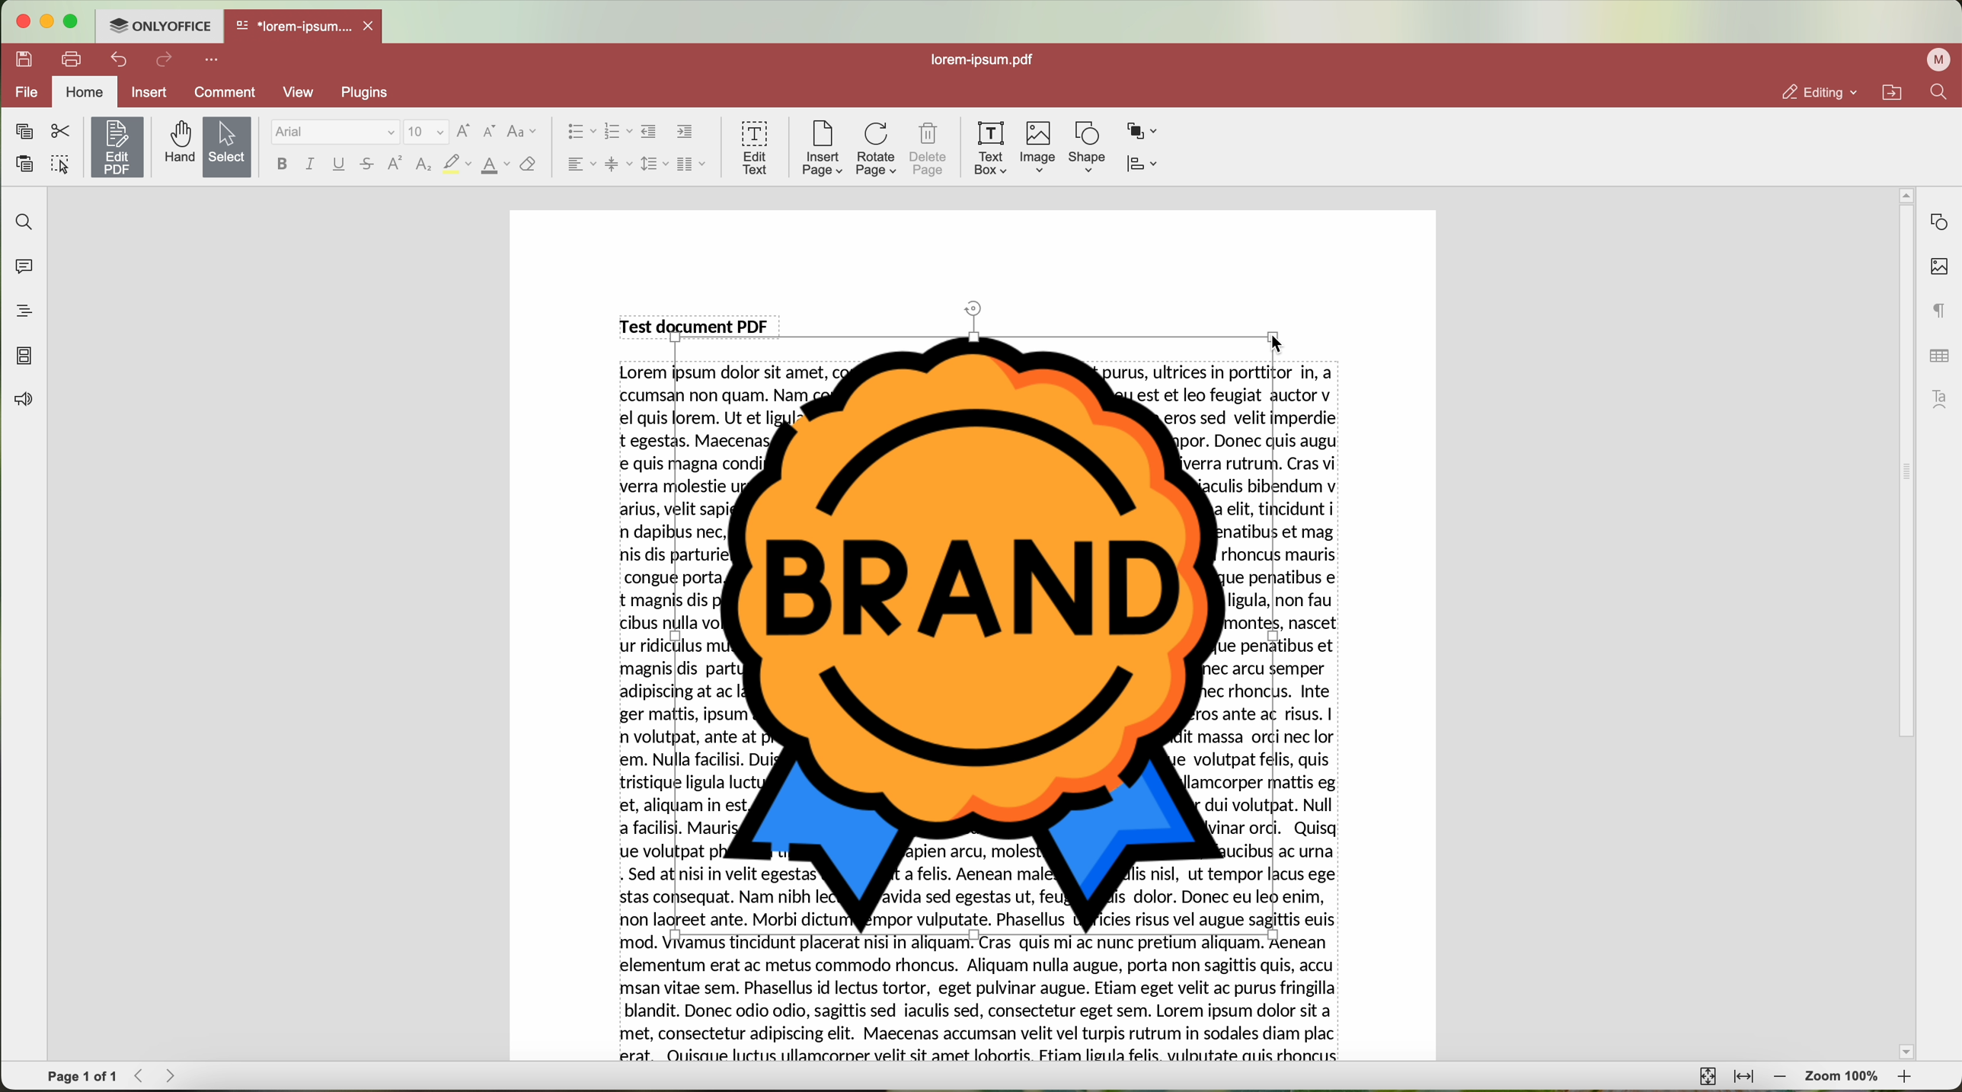  I want to click on find, so click(1938, 91).